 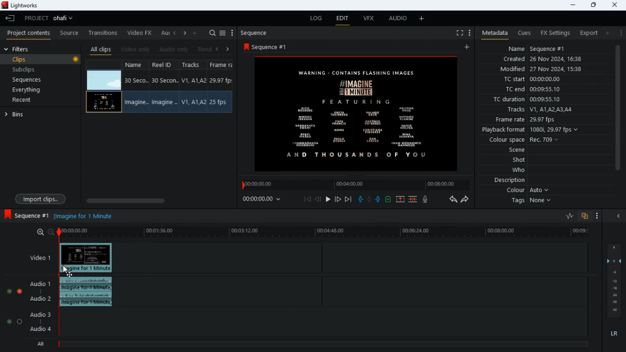 I want to click on forward, so click(x=337, y=199).